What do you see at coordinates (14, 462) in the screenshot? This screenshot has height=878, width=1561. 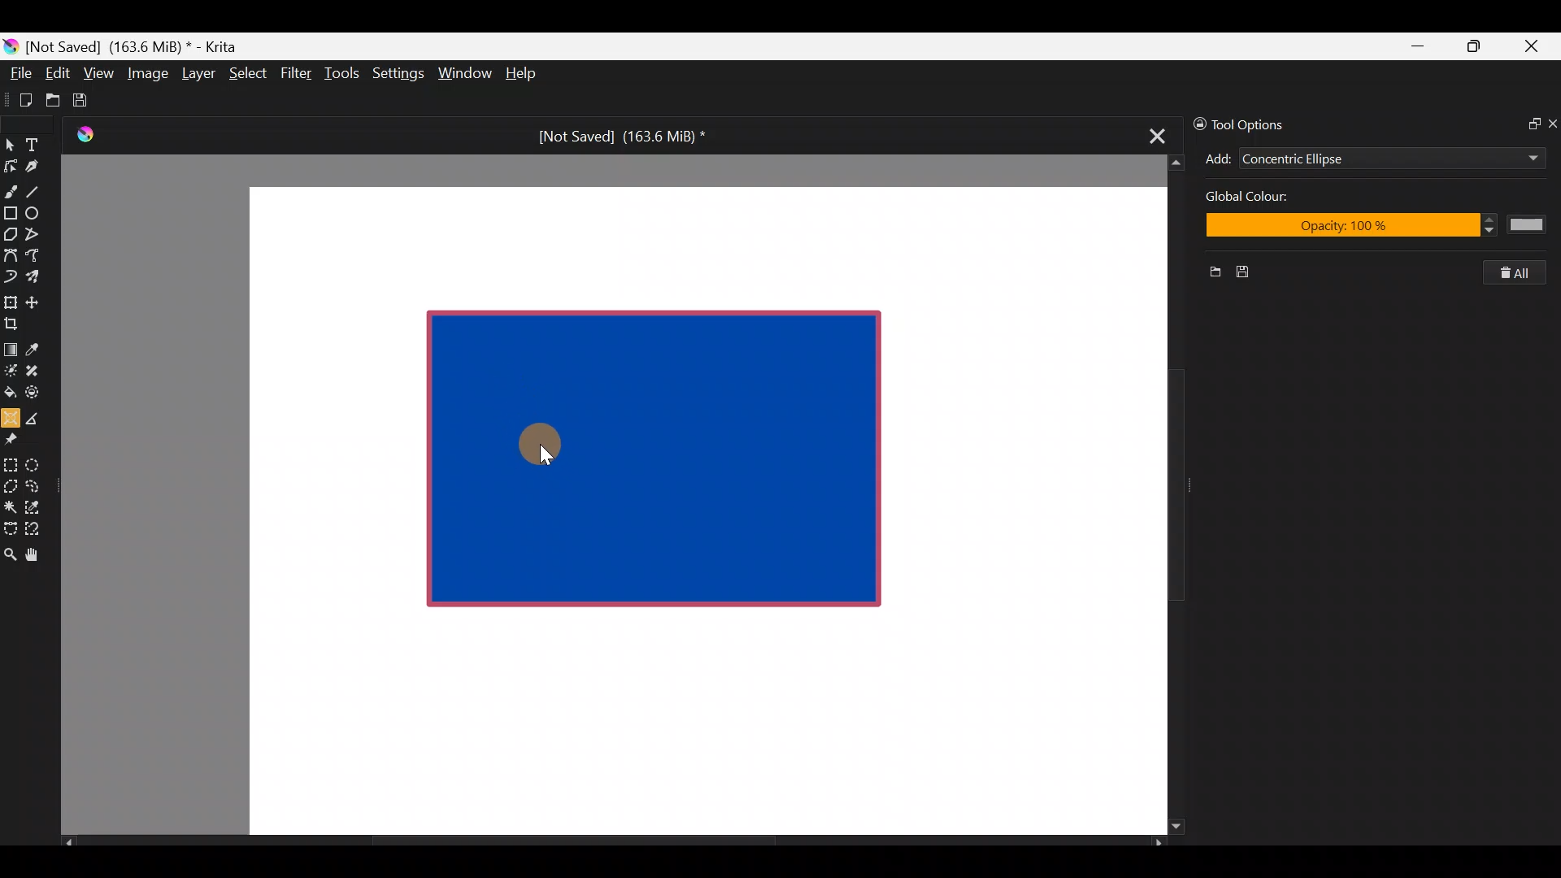 I see `Rectangular selection tool` at bounding box center [14, 462].